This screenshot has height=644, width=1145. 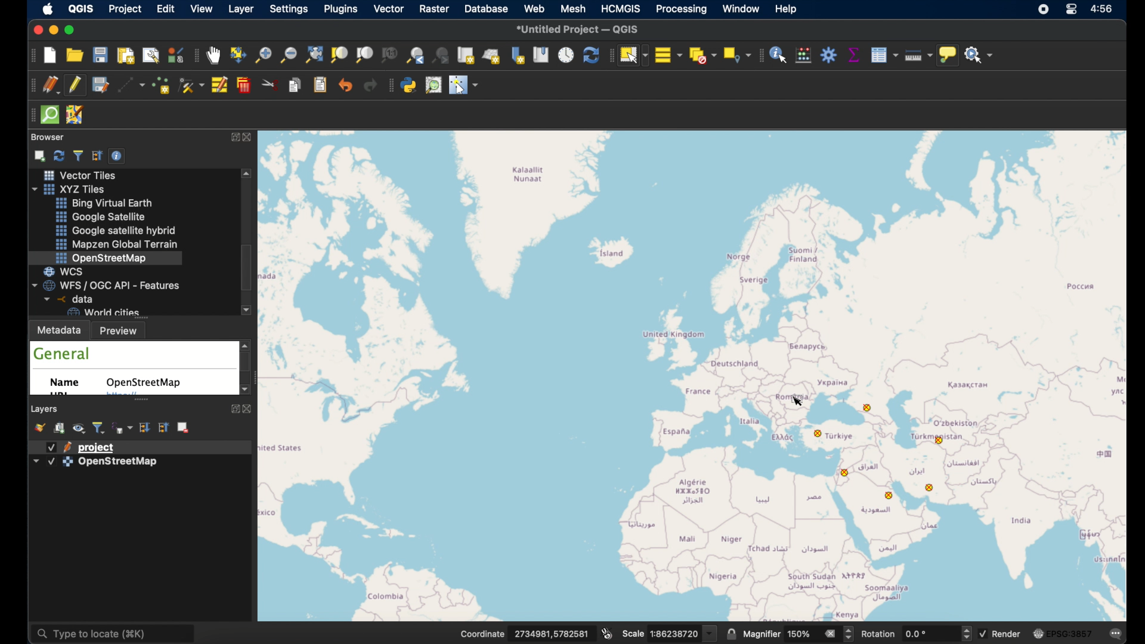 I want to click on add selected layers, so click(x=38, y=155).